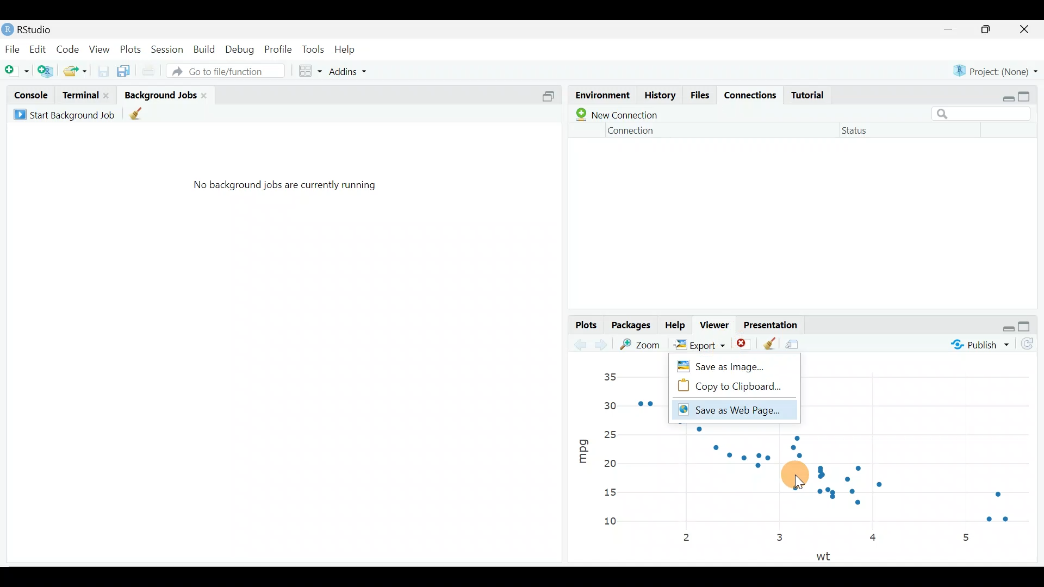 This screenshot has height=587, width=1044. What do you see at coordinates (614, 433) in the screenshot?
I see `25` at bounding box center [614, 433].